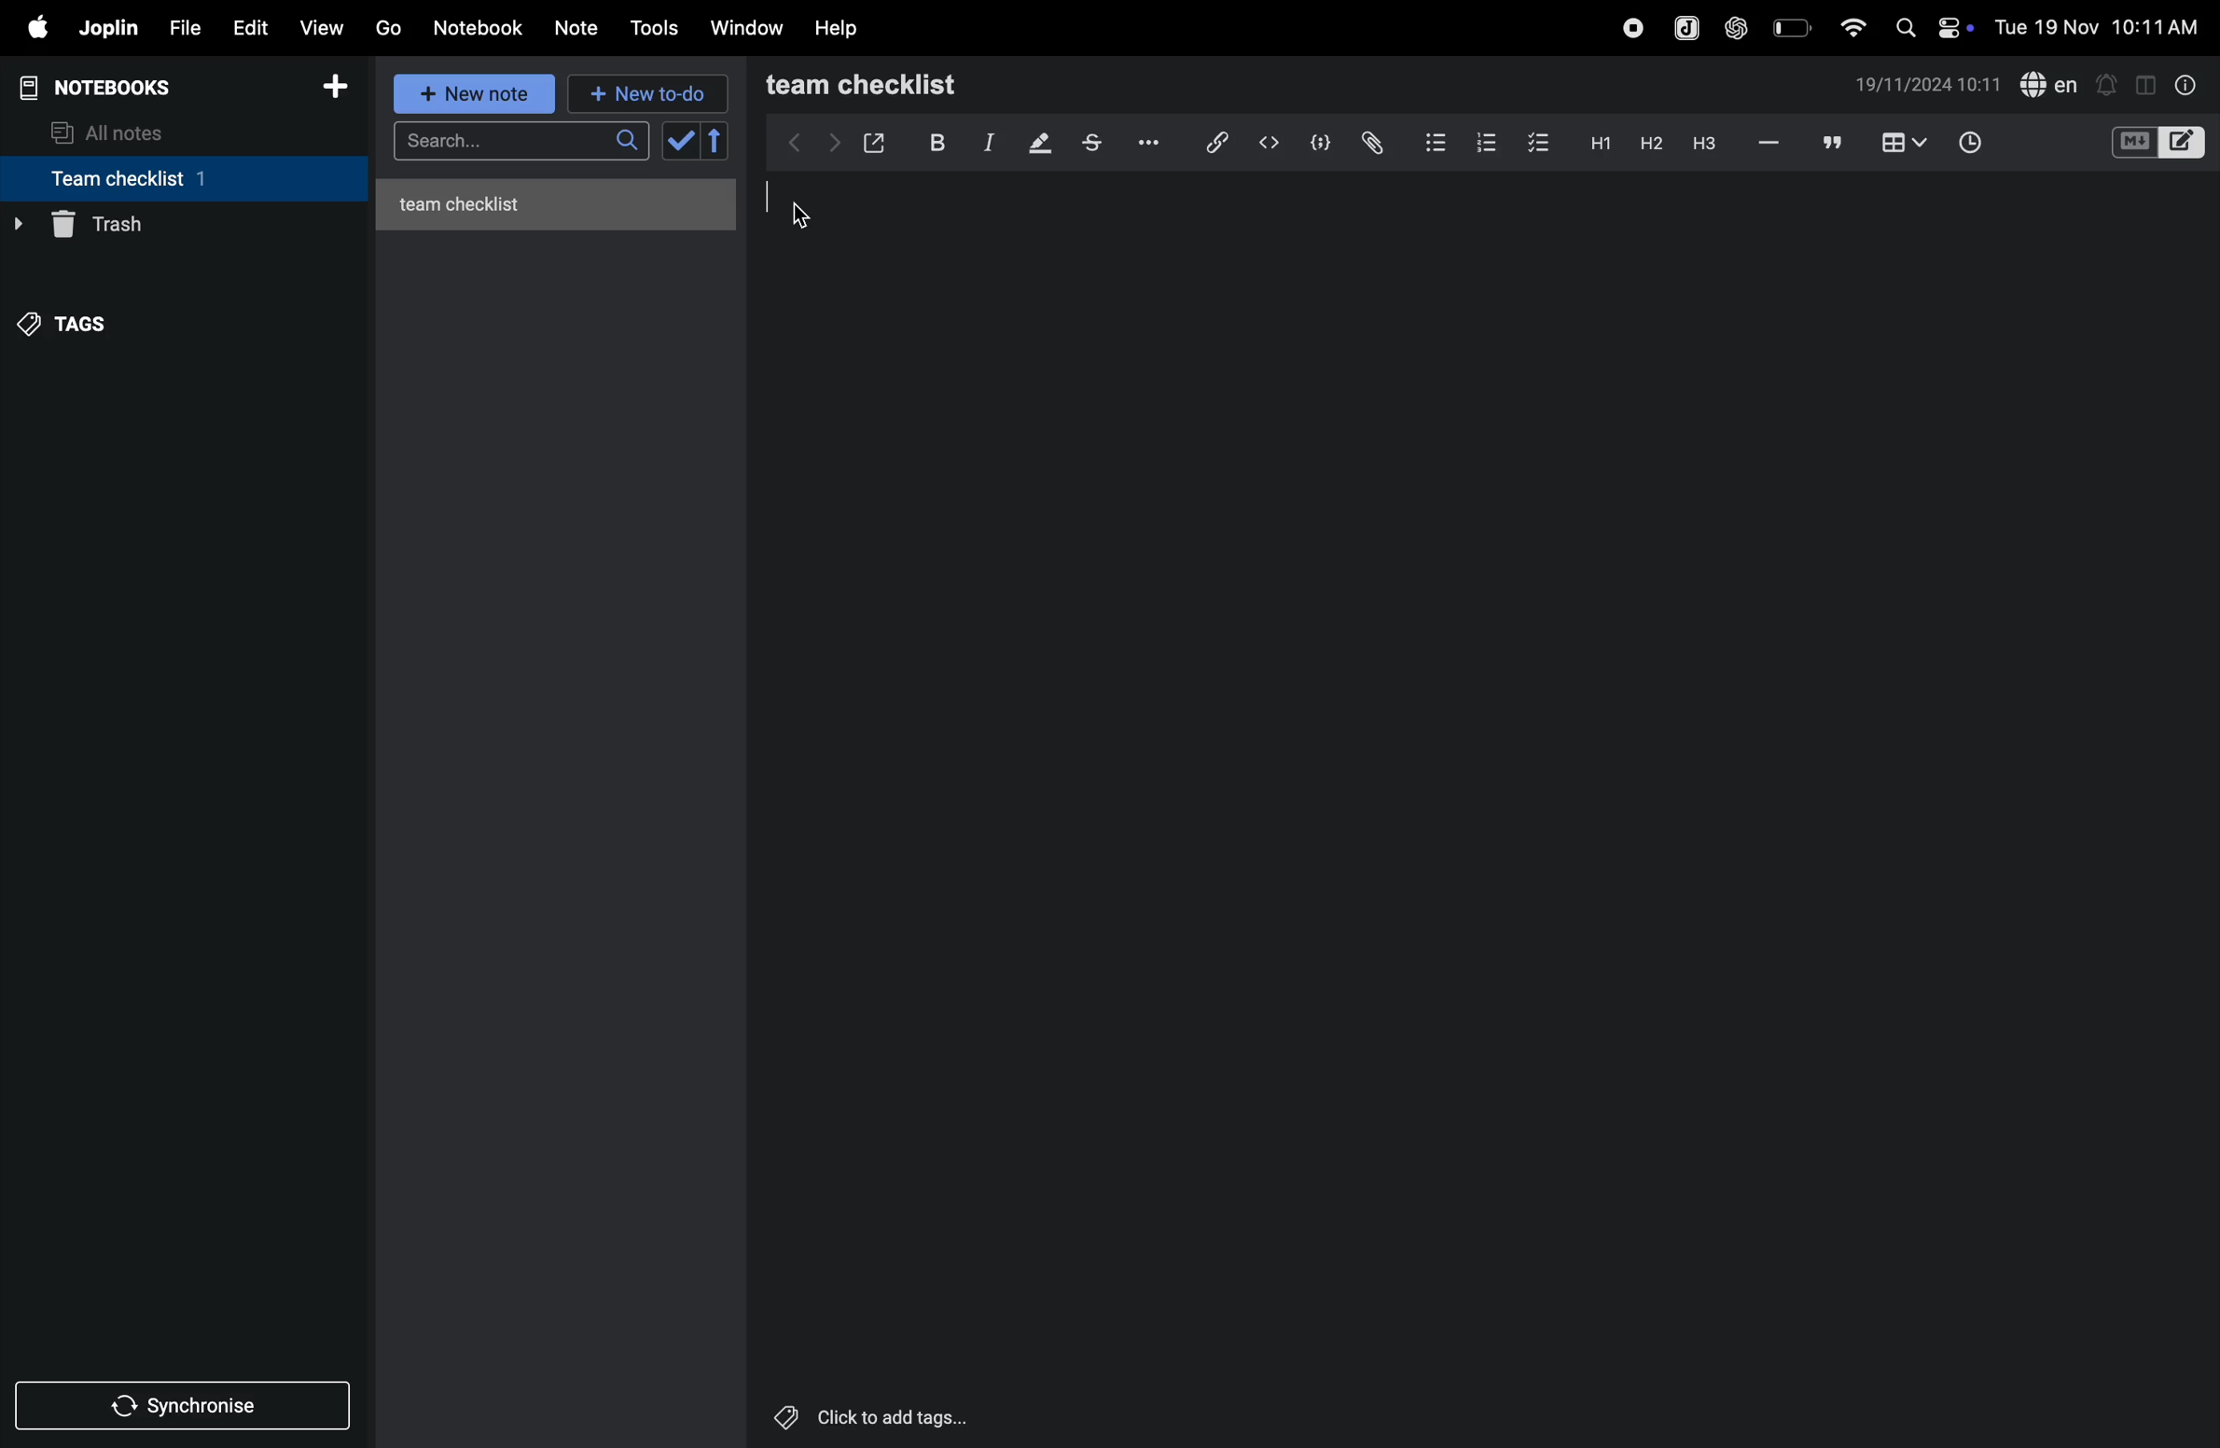  Describe the element at coordinates (2099, 28) in the screenshot. I see `date and time` at that location.